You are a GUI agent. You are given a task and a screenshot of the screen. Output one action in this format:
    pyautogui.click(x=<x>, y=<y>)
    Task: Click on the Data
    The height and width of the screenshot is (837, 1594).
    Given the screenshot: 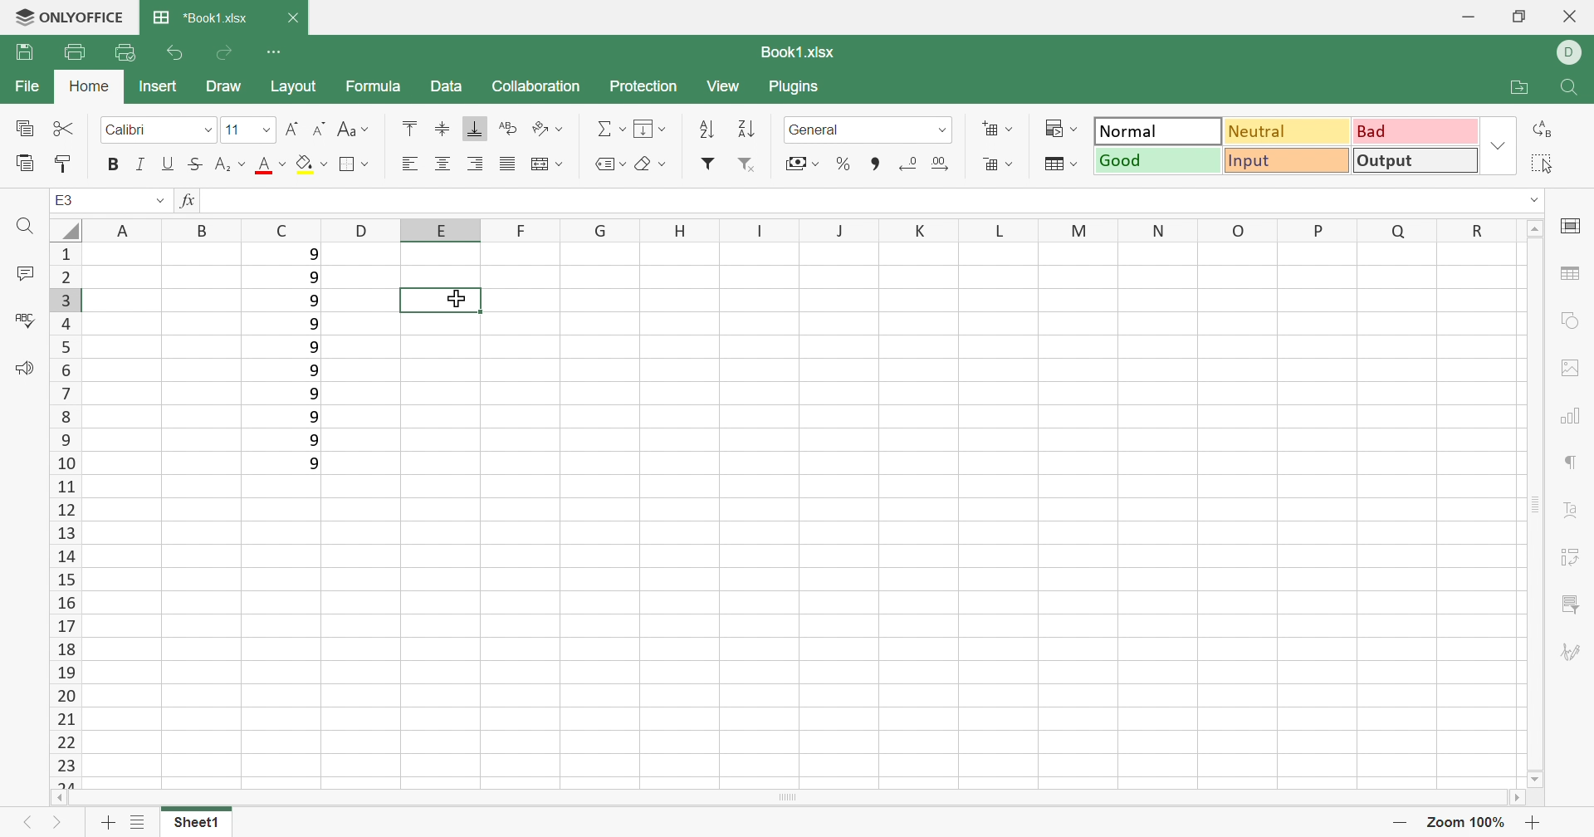 What is the action you would take?
    pyautogui.click(x=446, y=84)
    